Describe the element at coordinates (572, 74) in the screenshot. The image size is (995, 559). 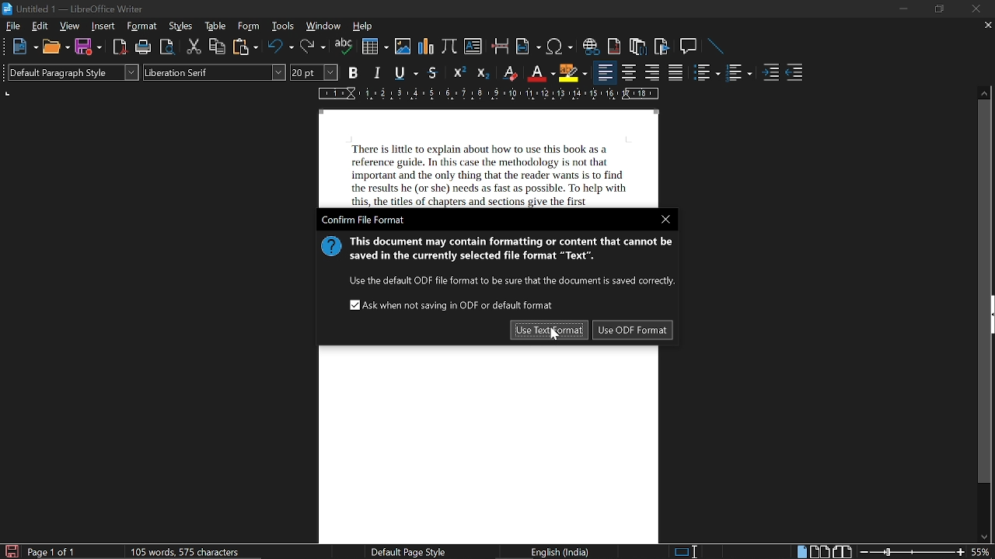
I see `highlight` at that location.